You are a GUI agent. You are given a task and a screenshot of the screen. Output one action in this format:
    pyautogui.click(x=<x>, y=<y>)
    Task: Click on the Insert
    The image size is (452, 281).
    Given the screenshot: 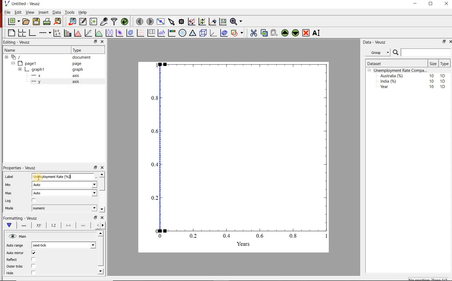 What is the action you would take?
    pyautogui.click(x=43, y=12)
    